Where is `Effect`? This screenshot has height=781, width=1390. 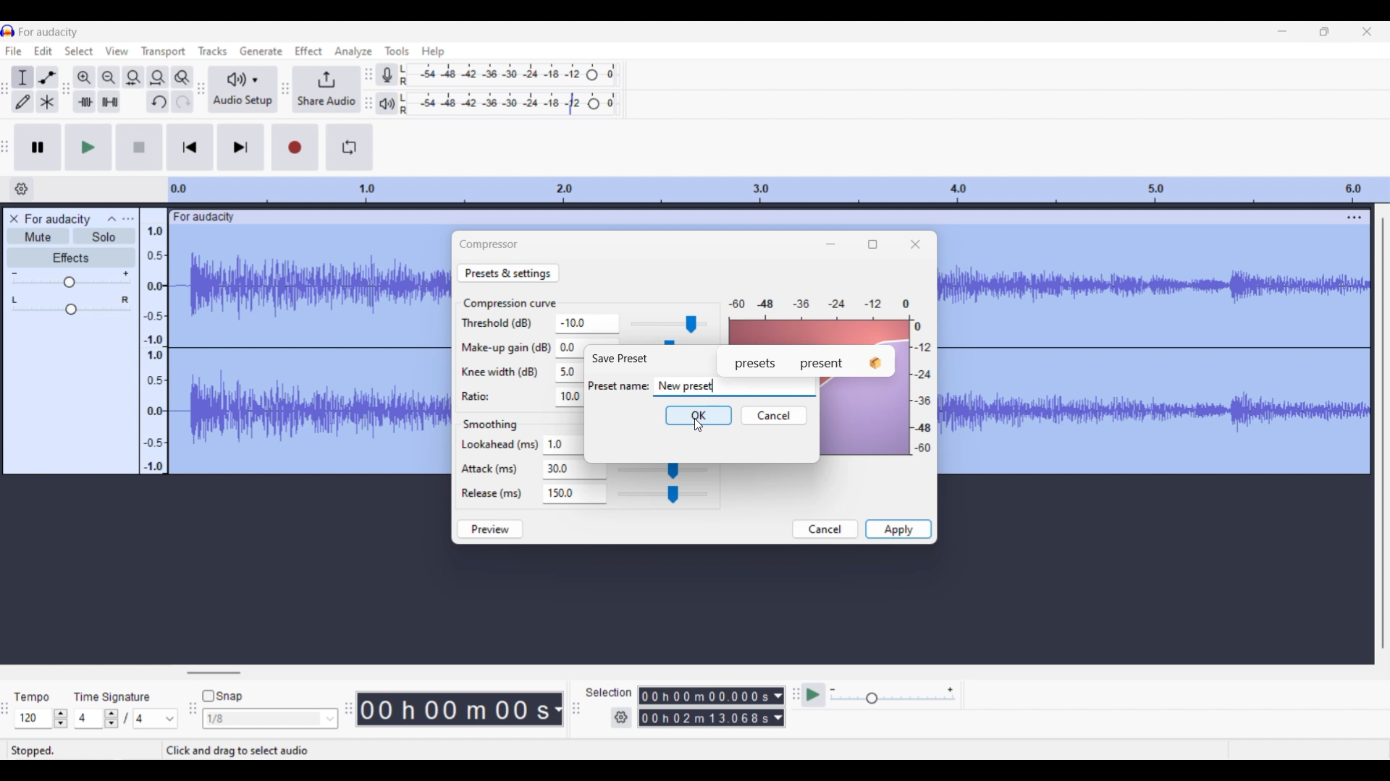
Effect is located at coordinates (308, 51).